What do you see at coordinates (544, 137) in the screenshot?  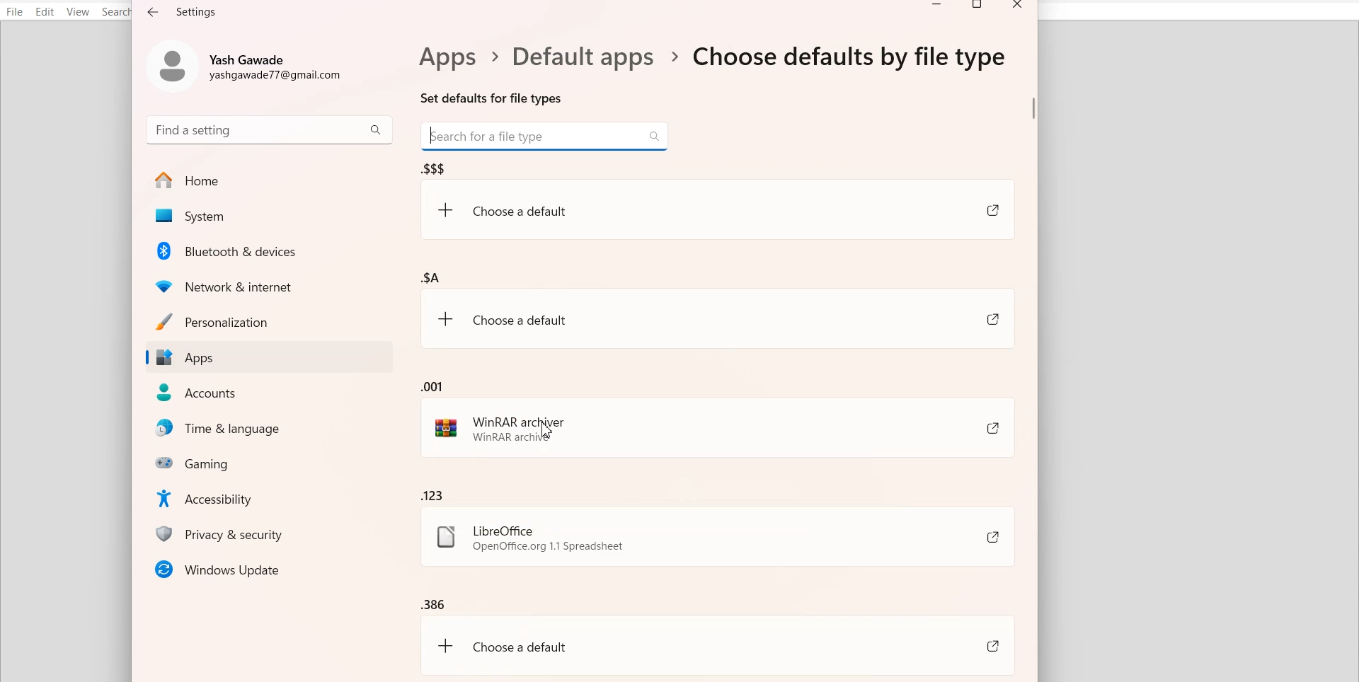 I see `Search` at bounding box center [544, 137].